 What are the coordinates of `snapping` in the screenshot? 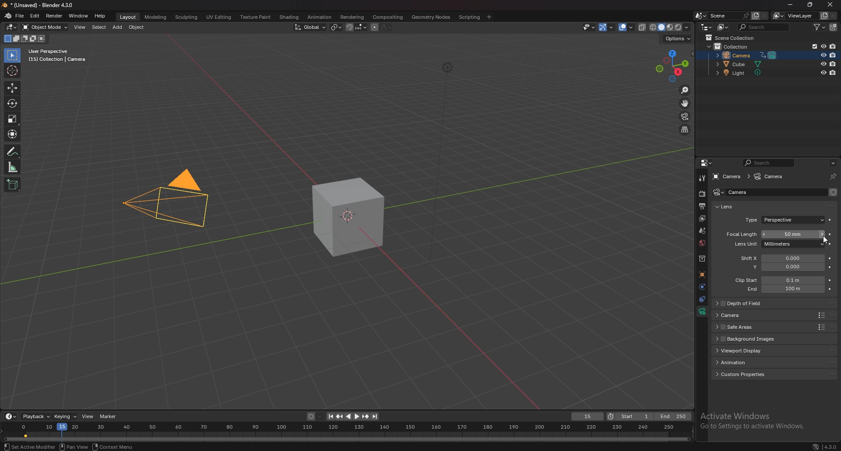 It's located at (356, 27).